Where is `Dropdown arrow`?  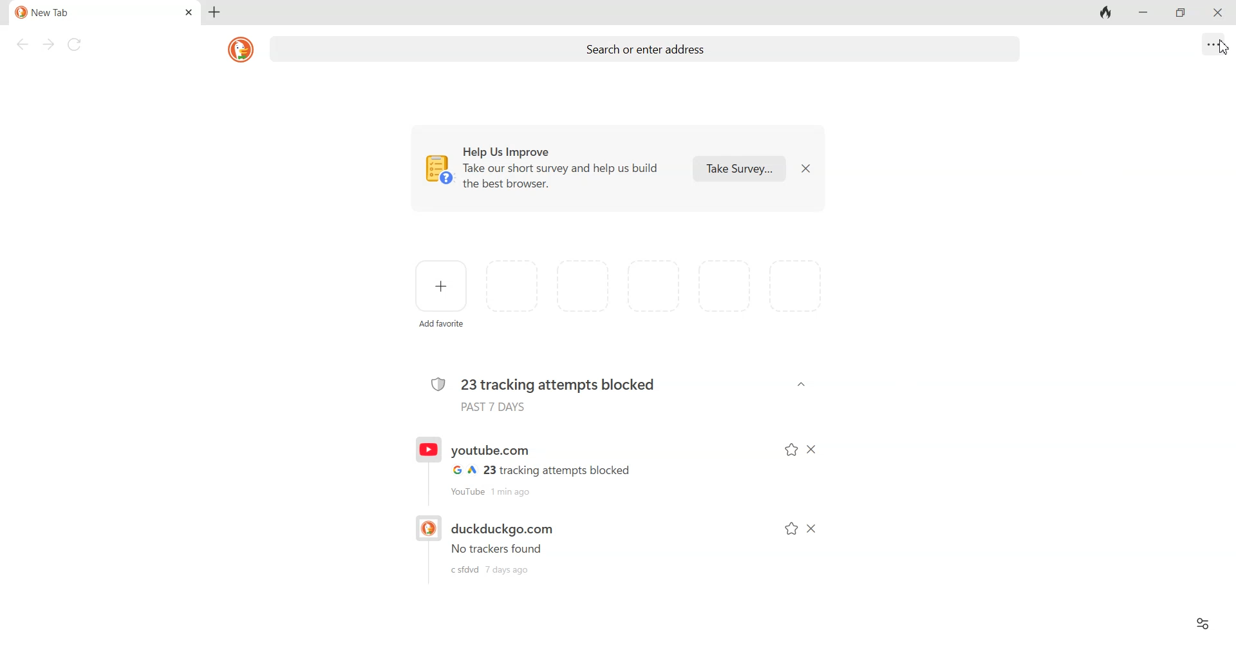 Dropdown arrow is located at coordinates (801, 385).